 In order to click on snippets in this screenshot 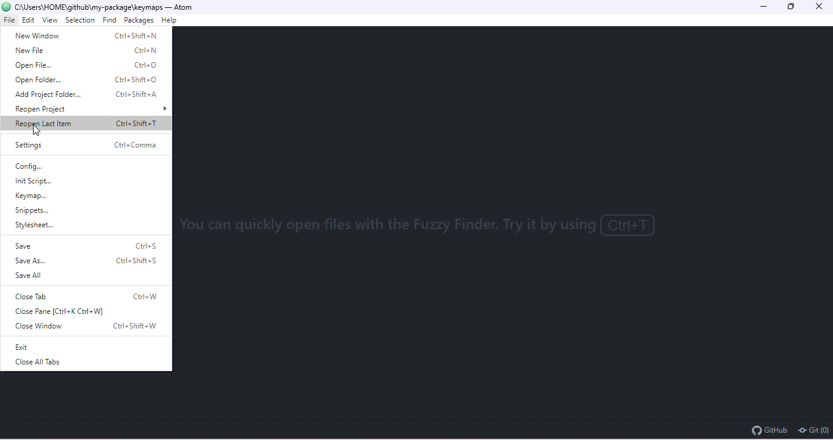, I will do `click(85, 211)`.